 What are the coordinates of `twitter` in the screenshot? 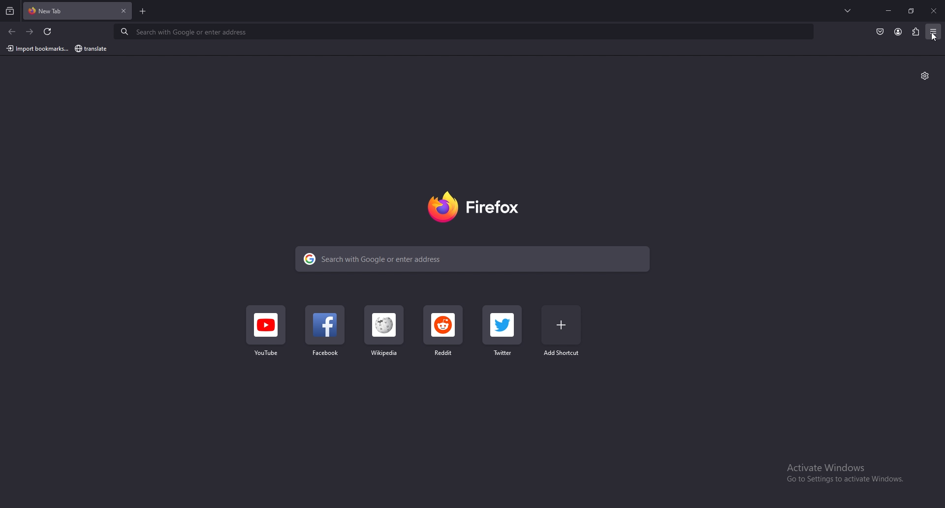 It's located at (503, 331).